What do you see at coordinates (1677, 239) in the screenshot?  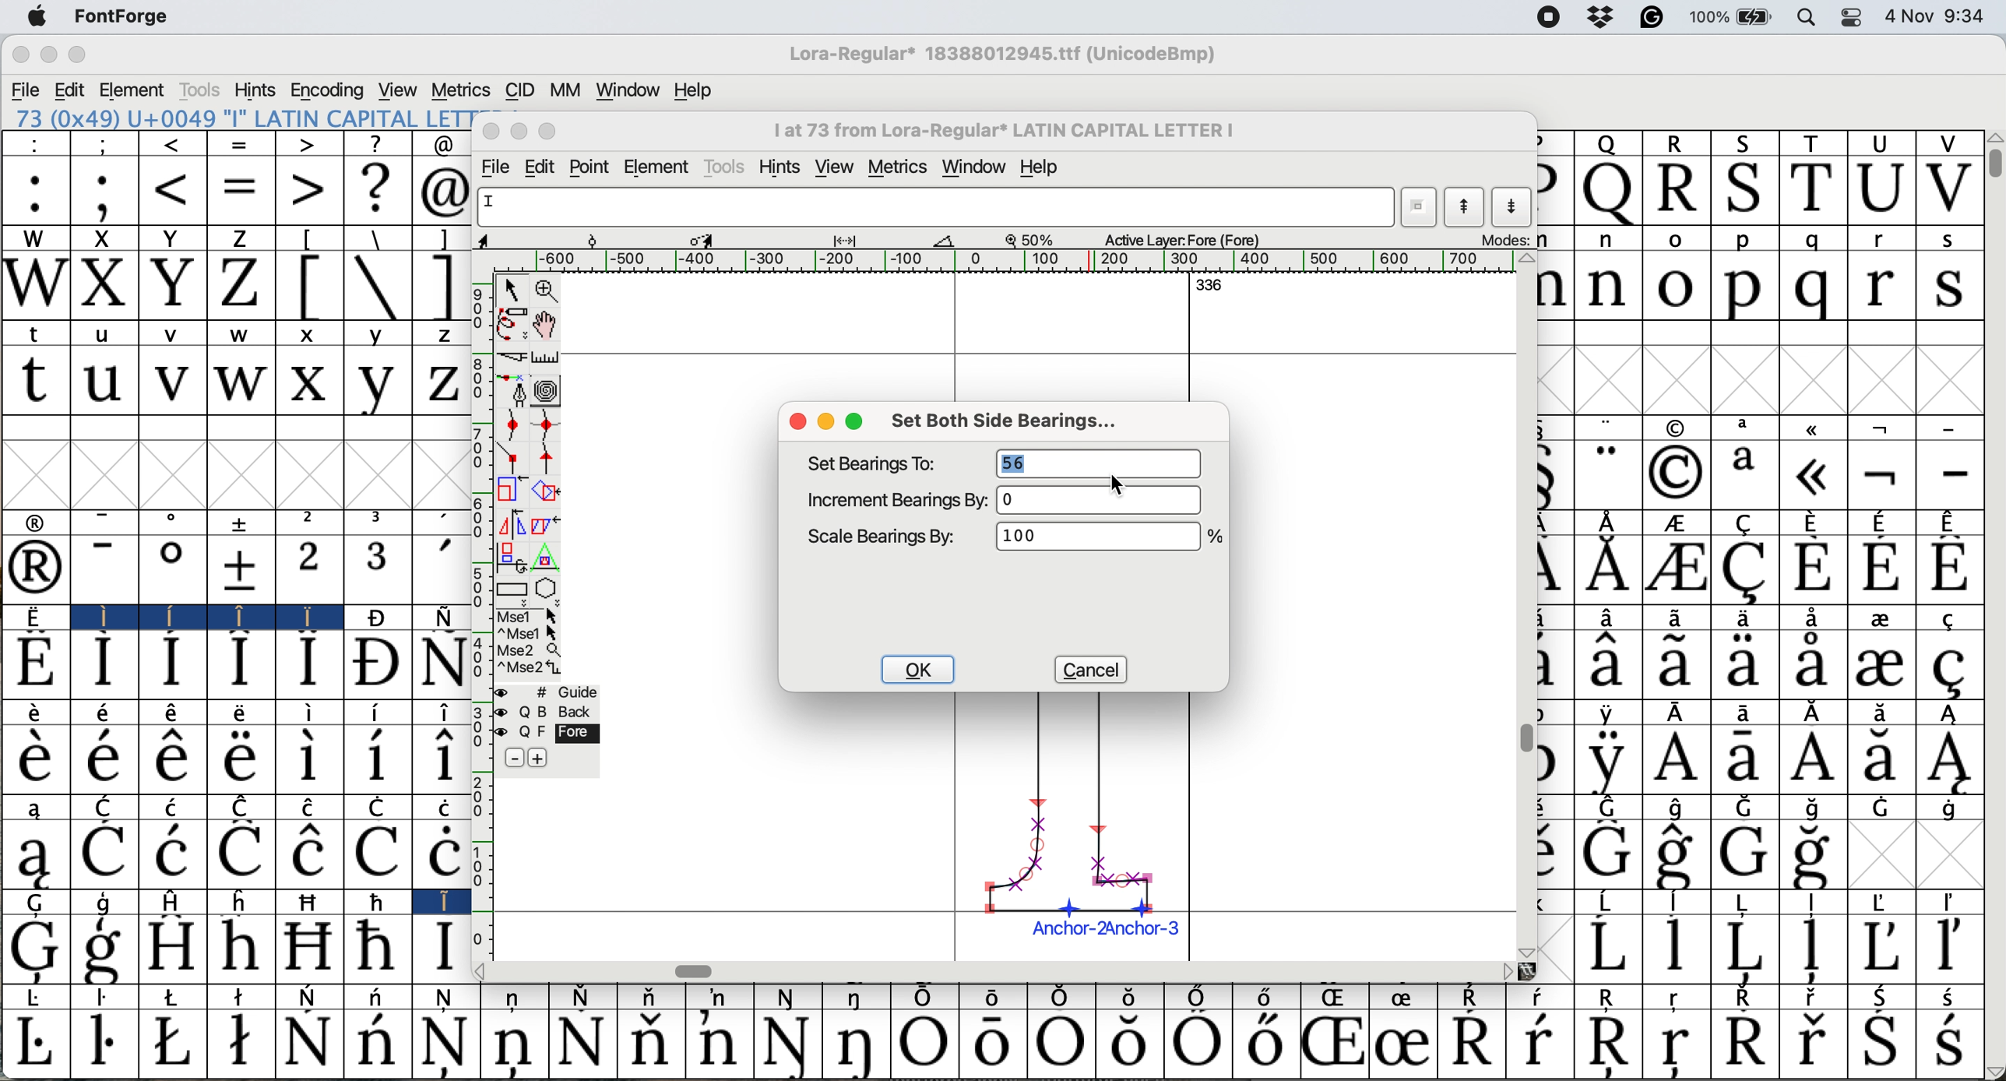 I see `o` at bounding box center [1677, 239].